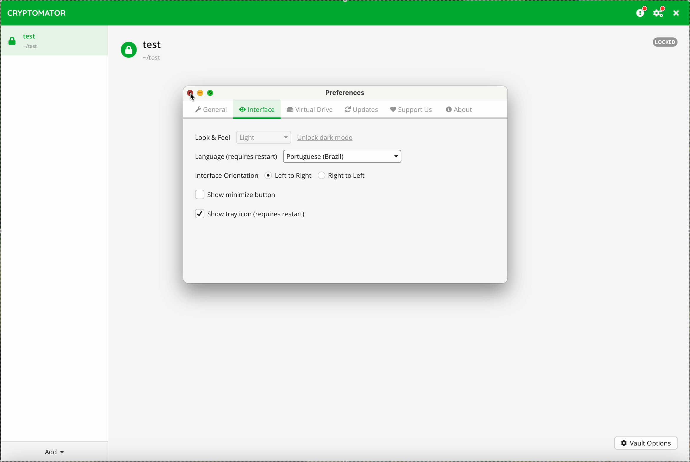  Describe the element at coordinates (54, 40) in the screenshot. I see `test vault` at that location.